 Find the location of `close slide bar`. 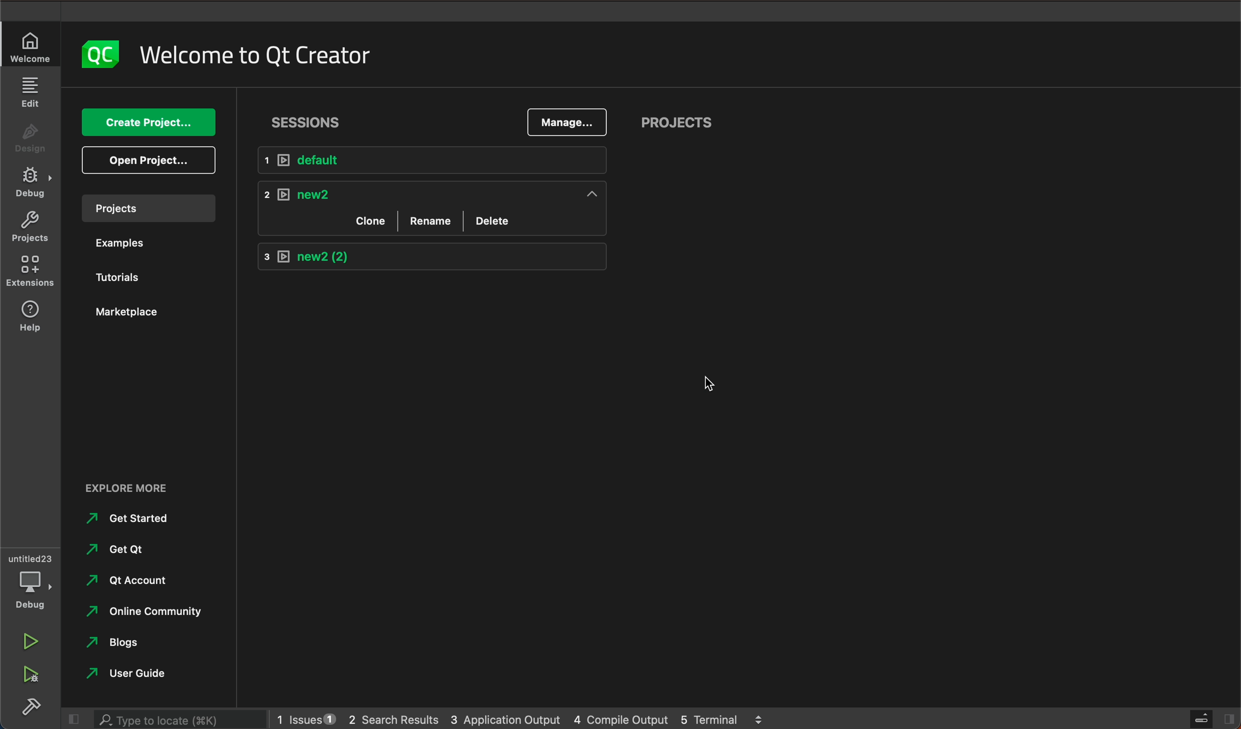

close slide bar is located at coordinates (1206, 719).